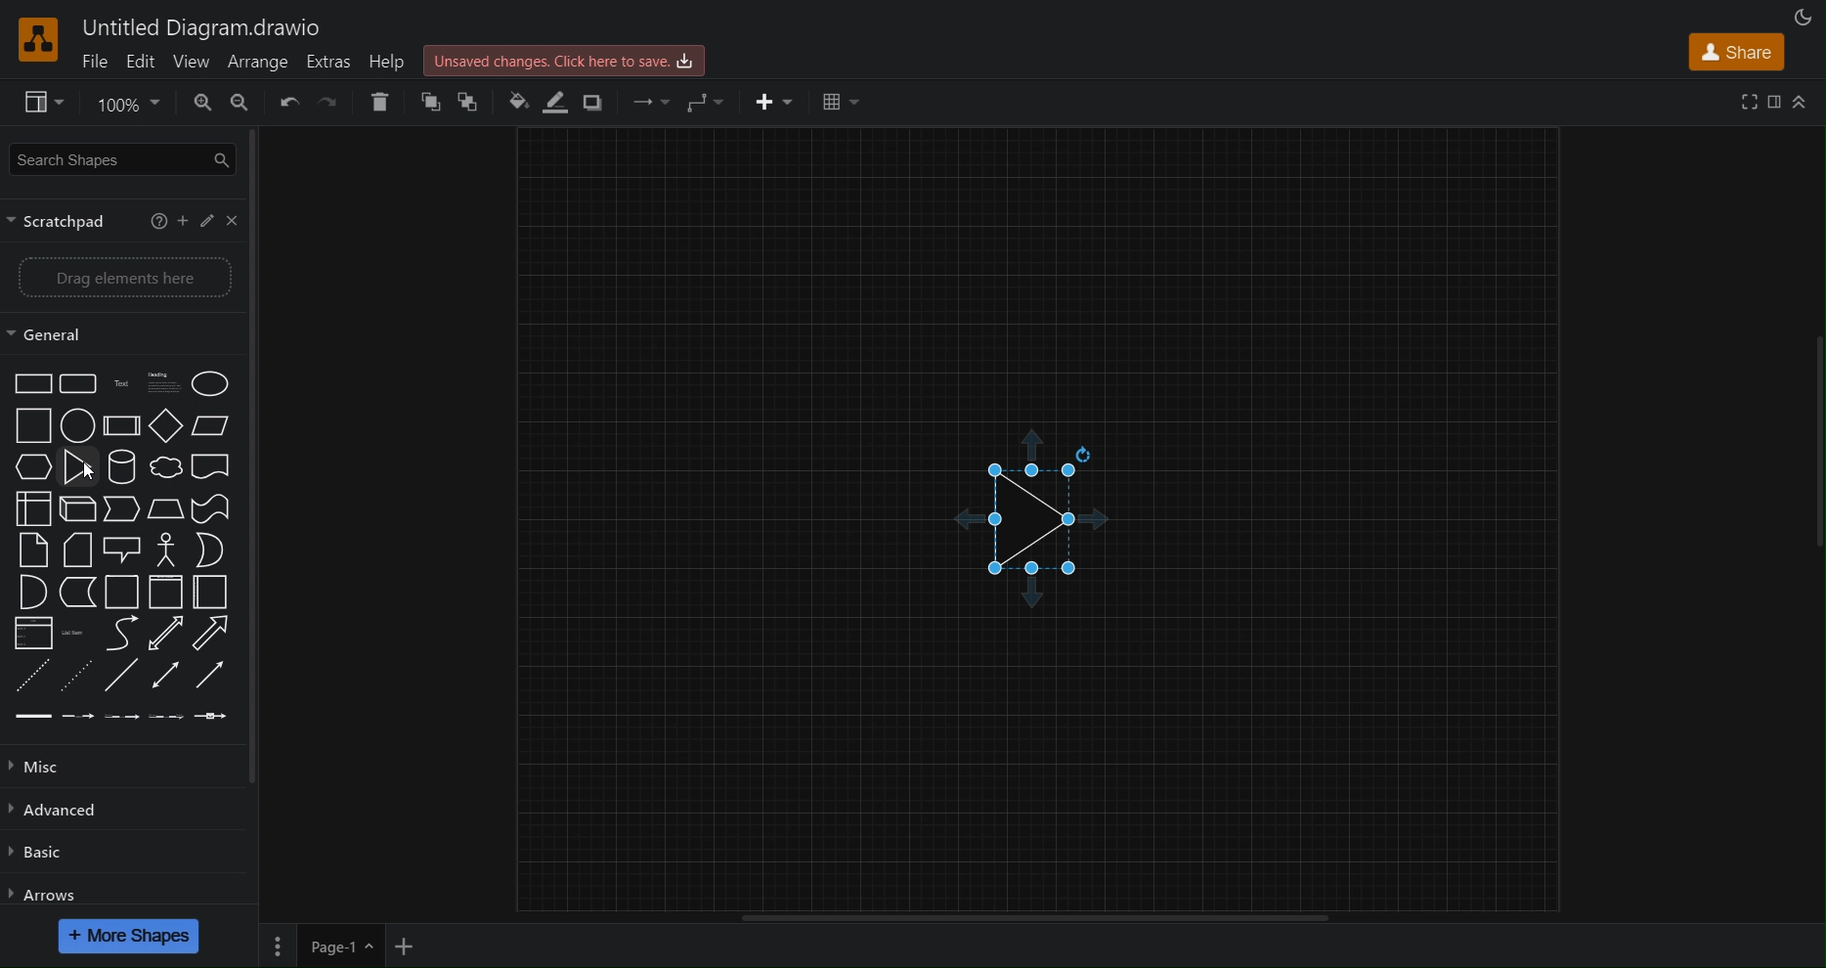 This screenshot has width=1826, height=968. What do you see at coordinates (128, 218) in the screenshot?
I see `Scratchpad` at bounding box center [128, 218].